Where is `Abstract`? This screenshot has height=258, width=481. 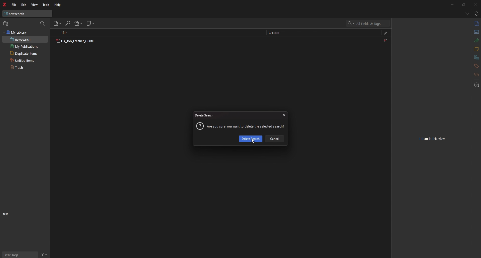 Abstract is located at coordinates (476, 31).